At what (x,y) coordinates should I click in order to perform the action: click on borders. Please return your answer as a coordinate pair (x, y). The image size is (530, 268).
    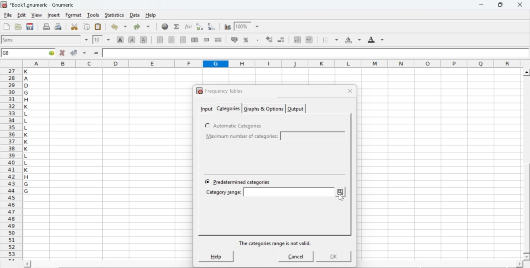
    Looking at the image, I should click on (331, 40).